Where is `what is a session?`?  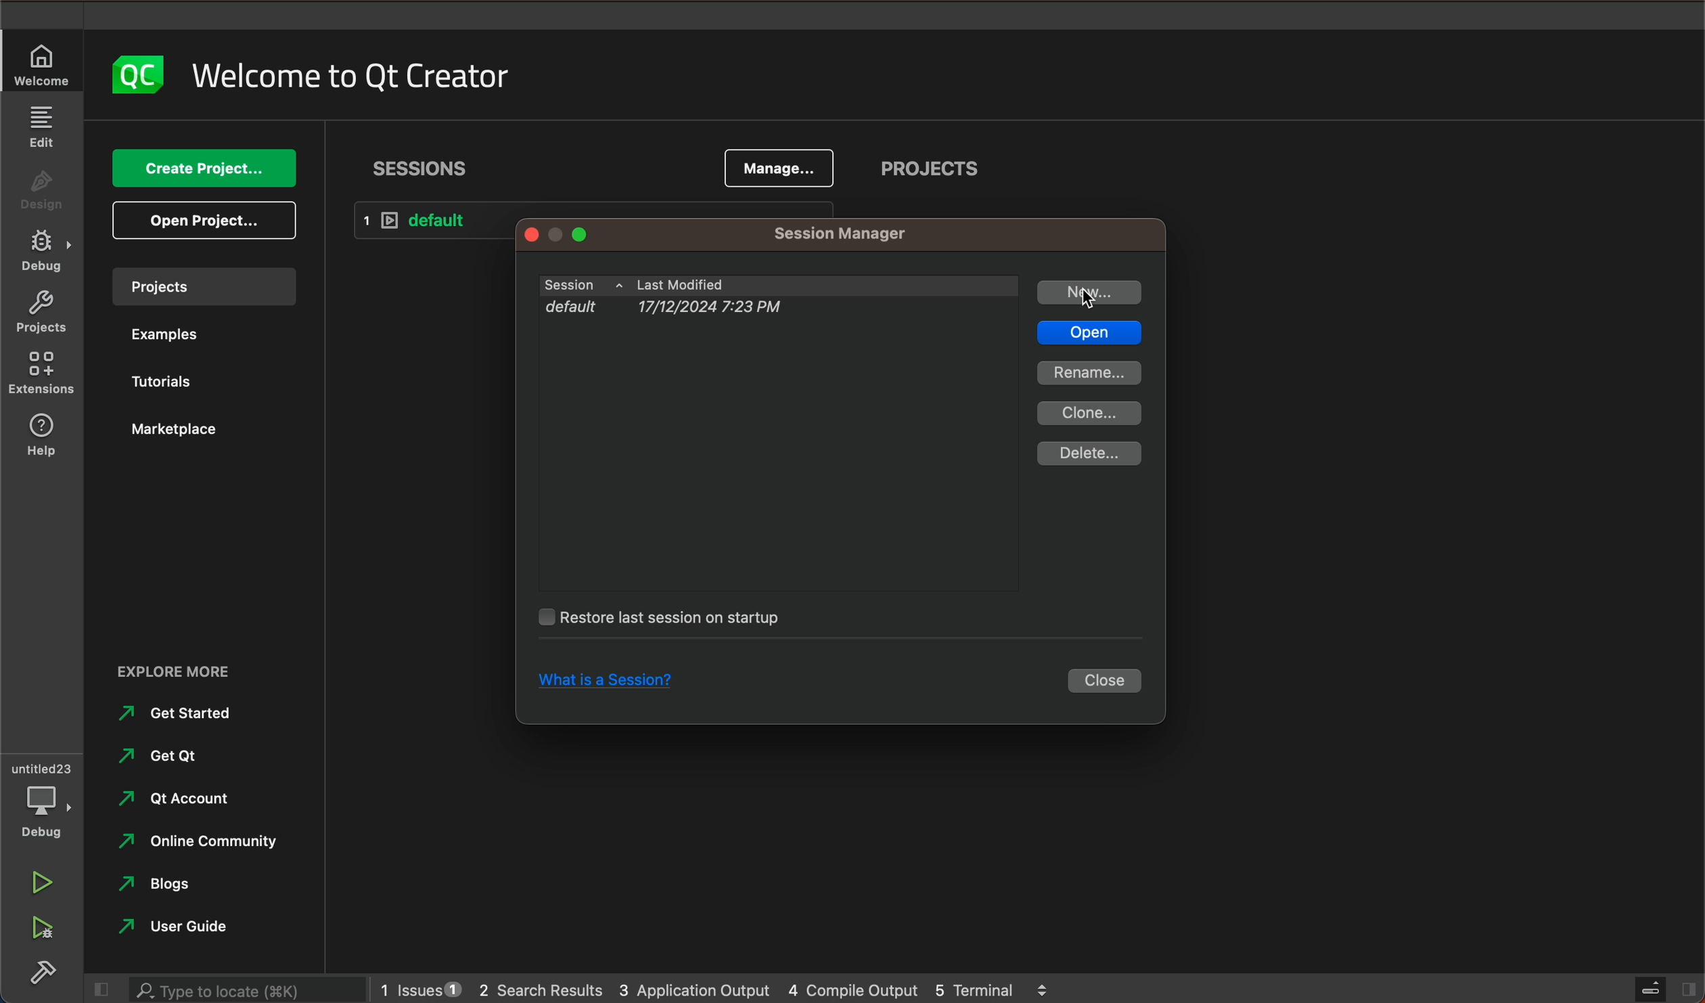
what is a session? is located at coordinates (599, 682).